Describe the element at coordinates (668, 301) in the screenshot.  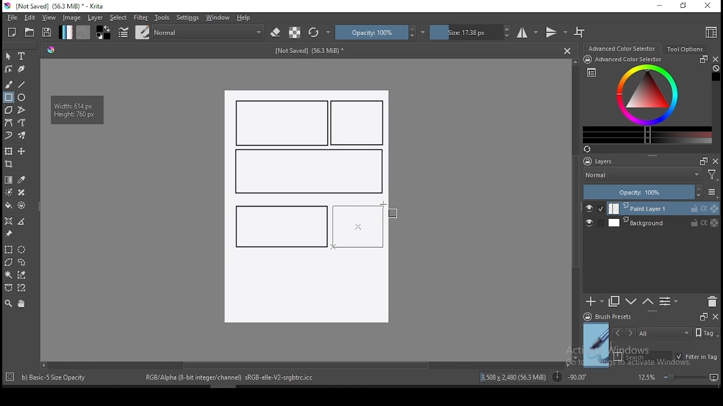
I see `view or change layer properties` at that location.